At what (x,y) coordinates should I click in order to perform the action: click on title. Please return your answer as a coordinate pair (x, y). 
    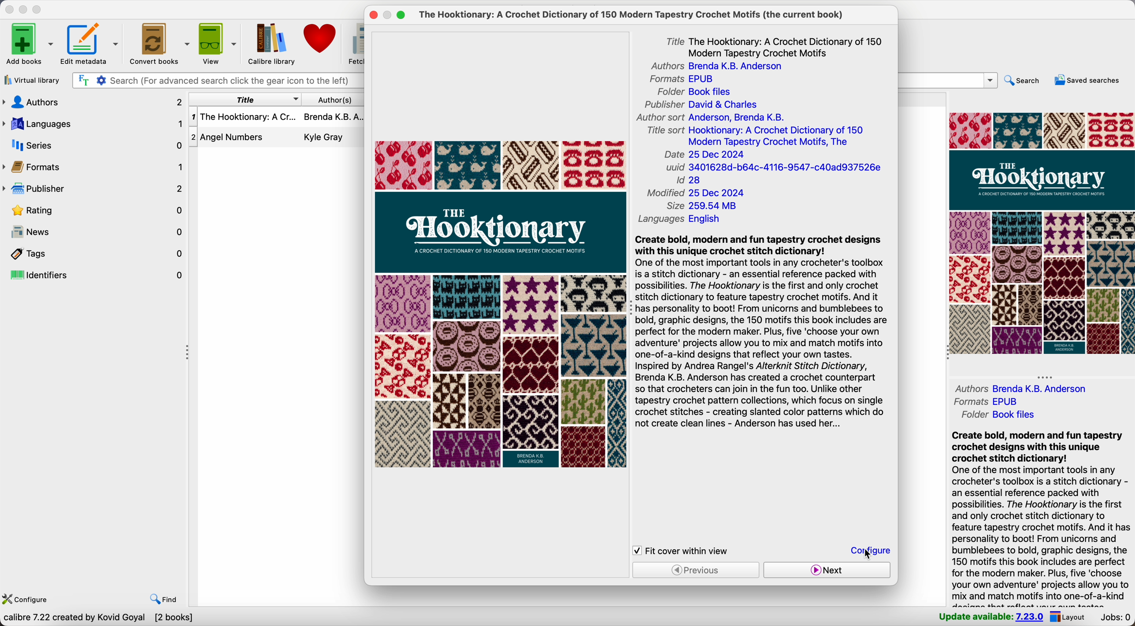
    Looking at the image, I should click on (244, 100).